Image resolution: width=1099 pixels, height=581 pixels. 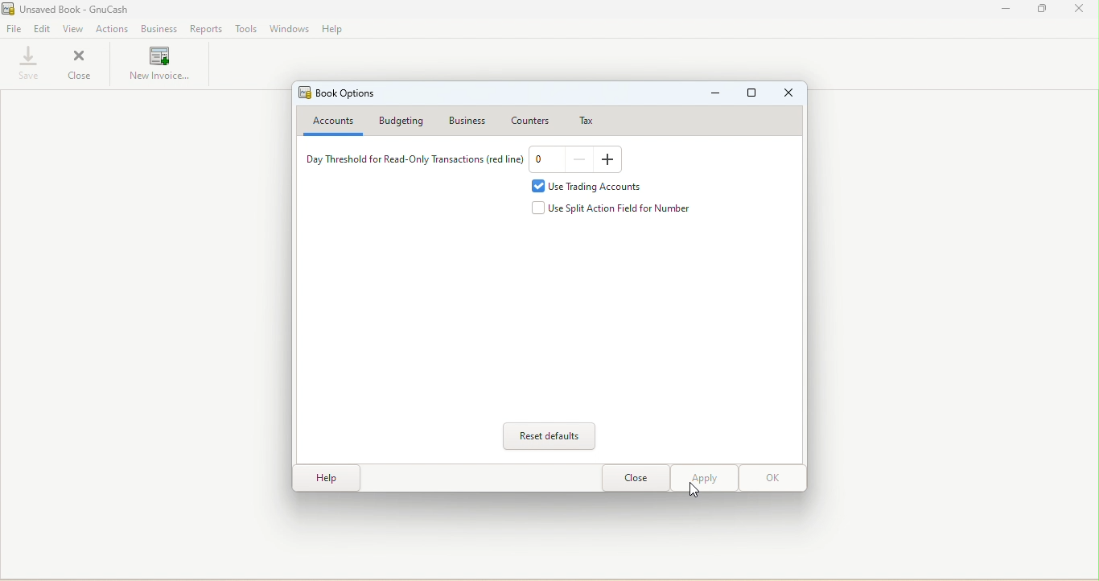 What do you see at coordinates (340, 93) in the screenshot?
I see `Book options` at bounding box center [340, 93].